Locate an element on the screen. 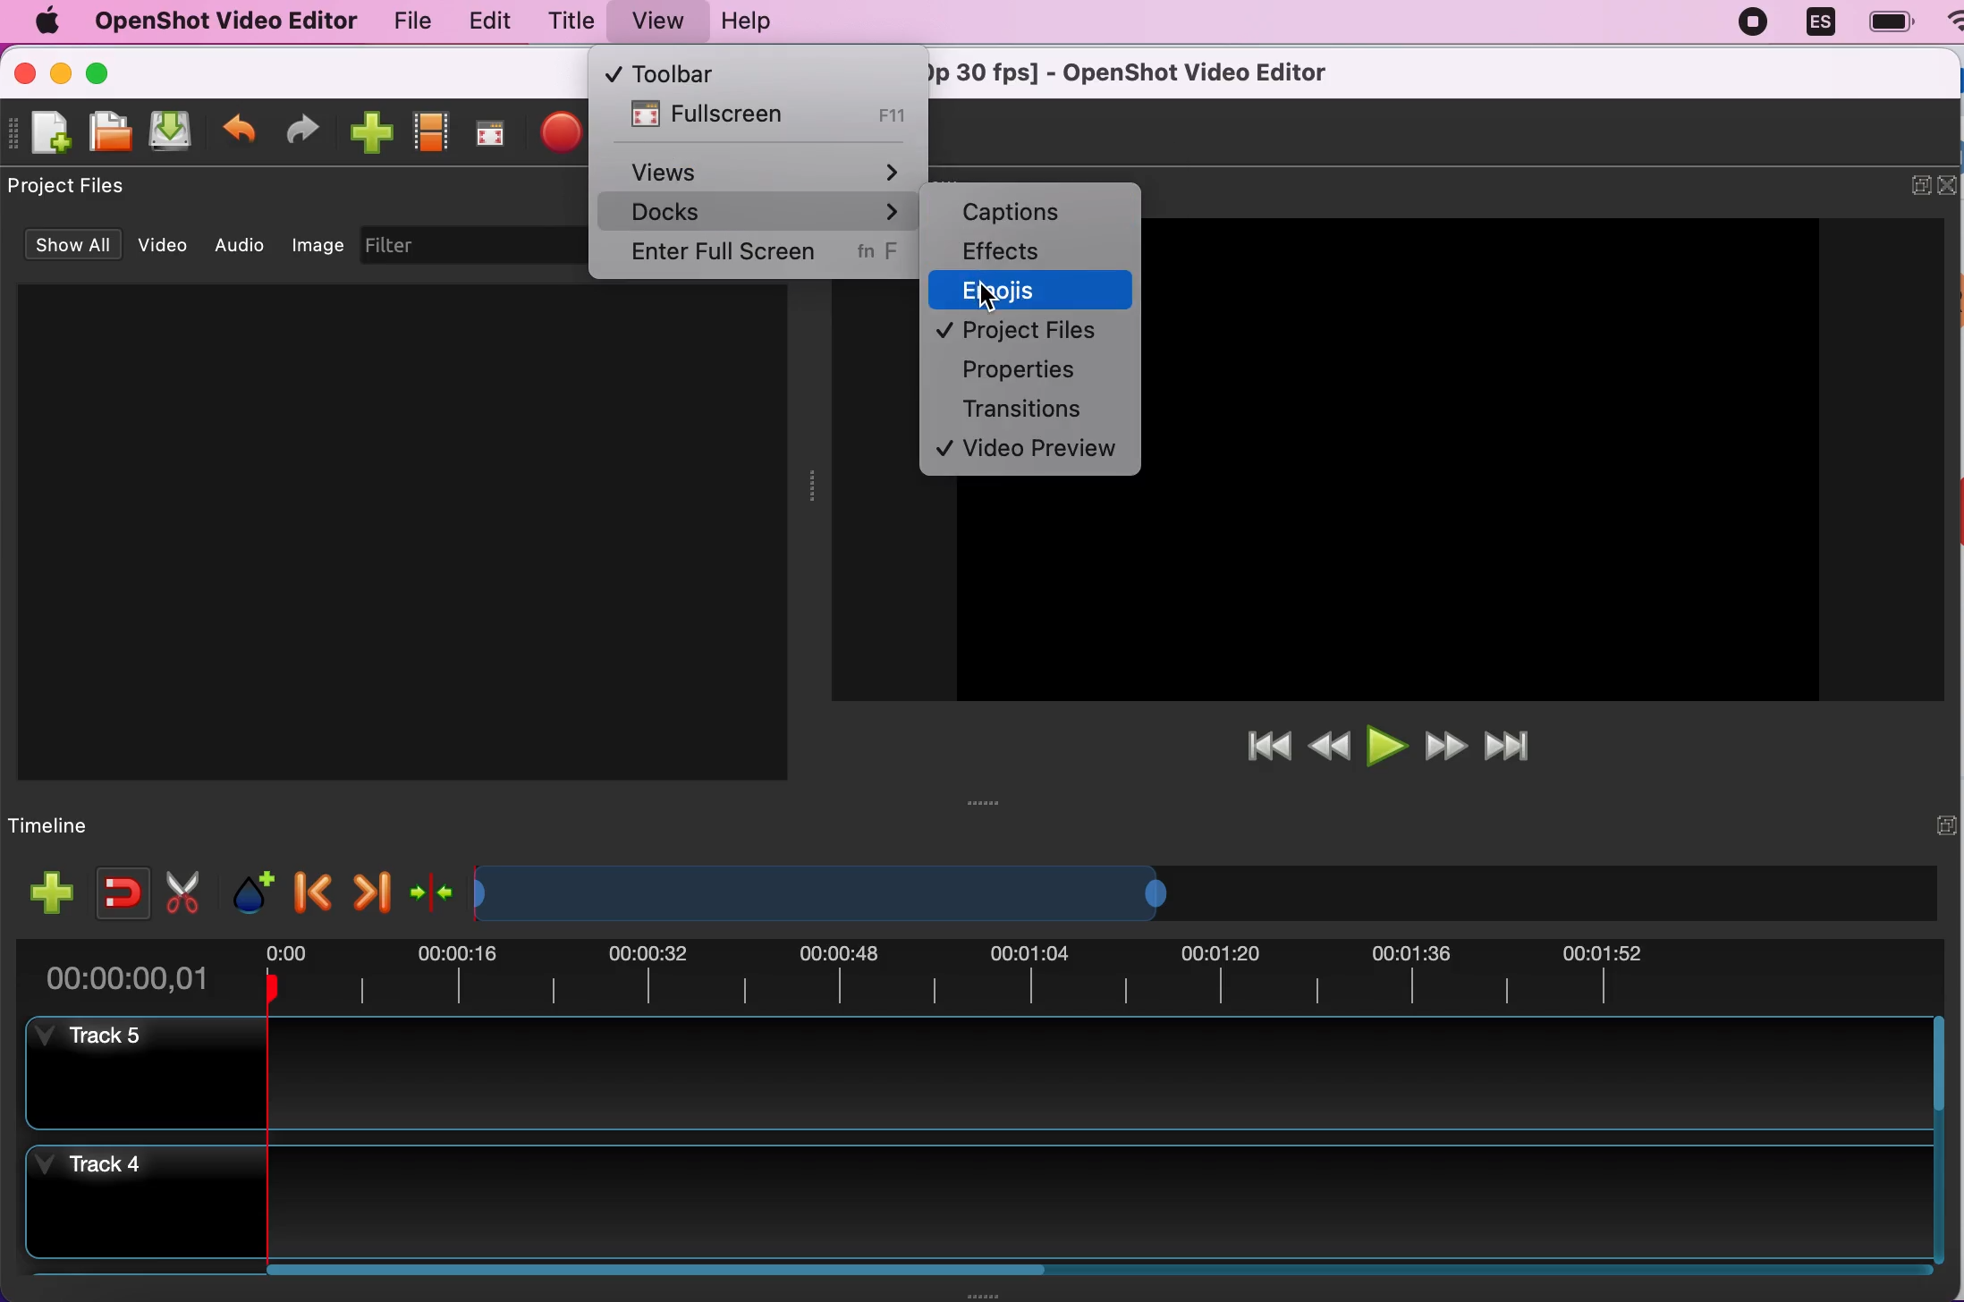  redo is located at coordinates (303, 130).